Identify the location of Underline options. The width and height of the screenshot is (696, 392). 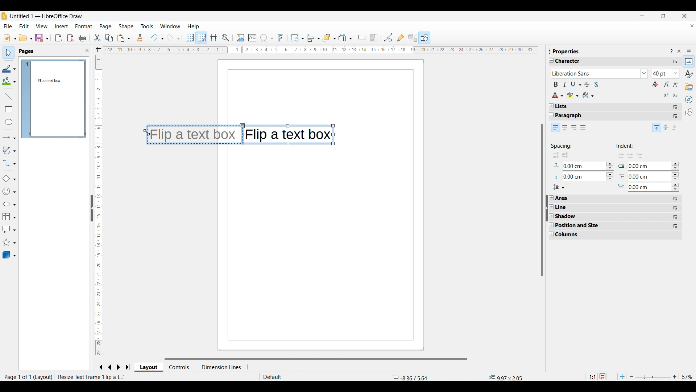
(576, 84).